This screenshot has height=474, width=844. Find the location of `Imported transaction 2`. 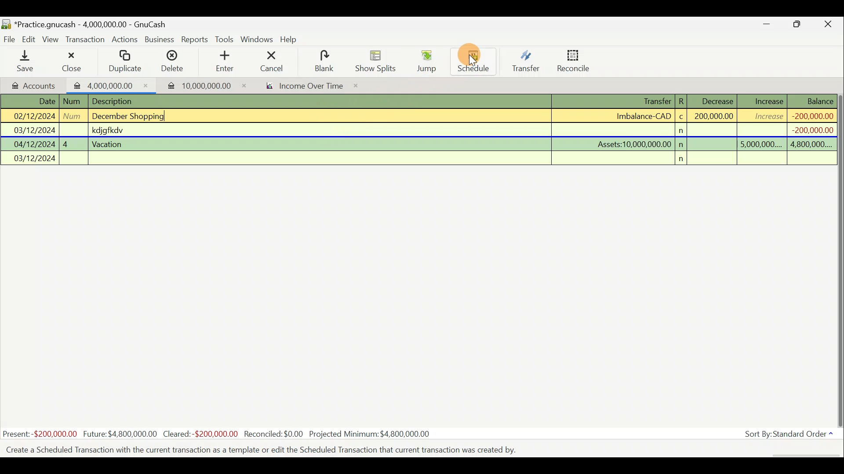

Imported transaction 2 is located at coordinates (196, 86).